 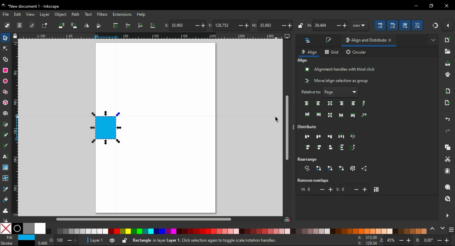 I want to click on fill and stroke, so click(x=328, y=41).